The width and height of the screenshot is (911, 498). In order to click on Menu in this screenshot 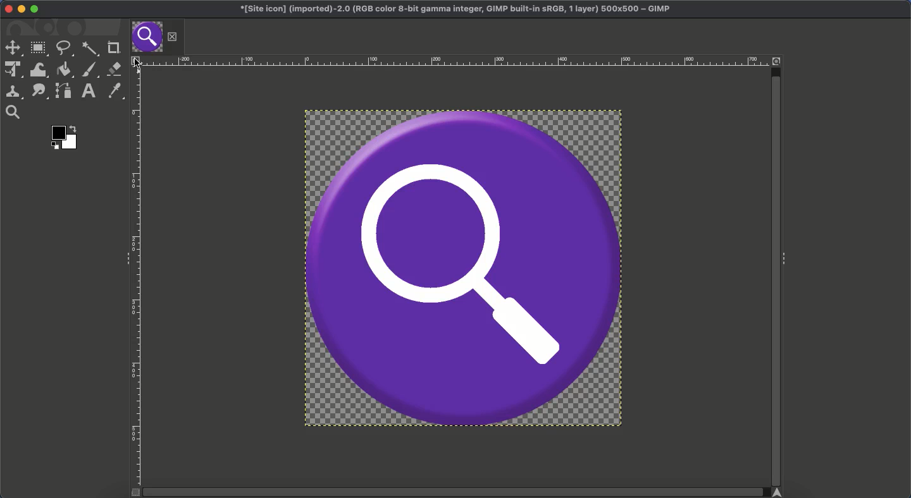, I will do `click(136, 62)`.